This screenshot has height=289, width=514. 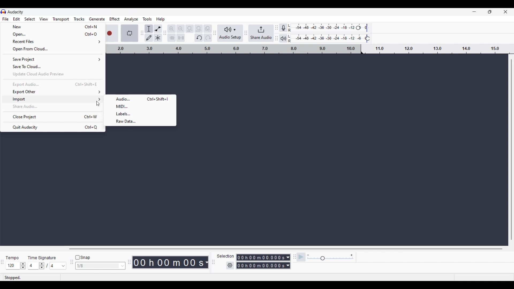 I want to click on Quit audacity   Ctrl+Q, so click(x=53, y=127).